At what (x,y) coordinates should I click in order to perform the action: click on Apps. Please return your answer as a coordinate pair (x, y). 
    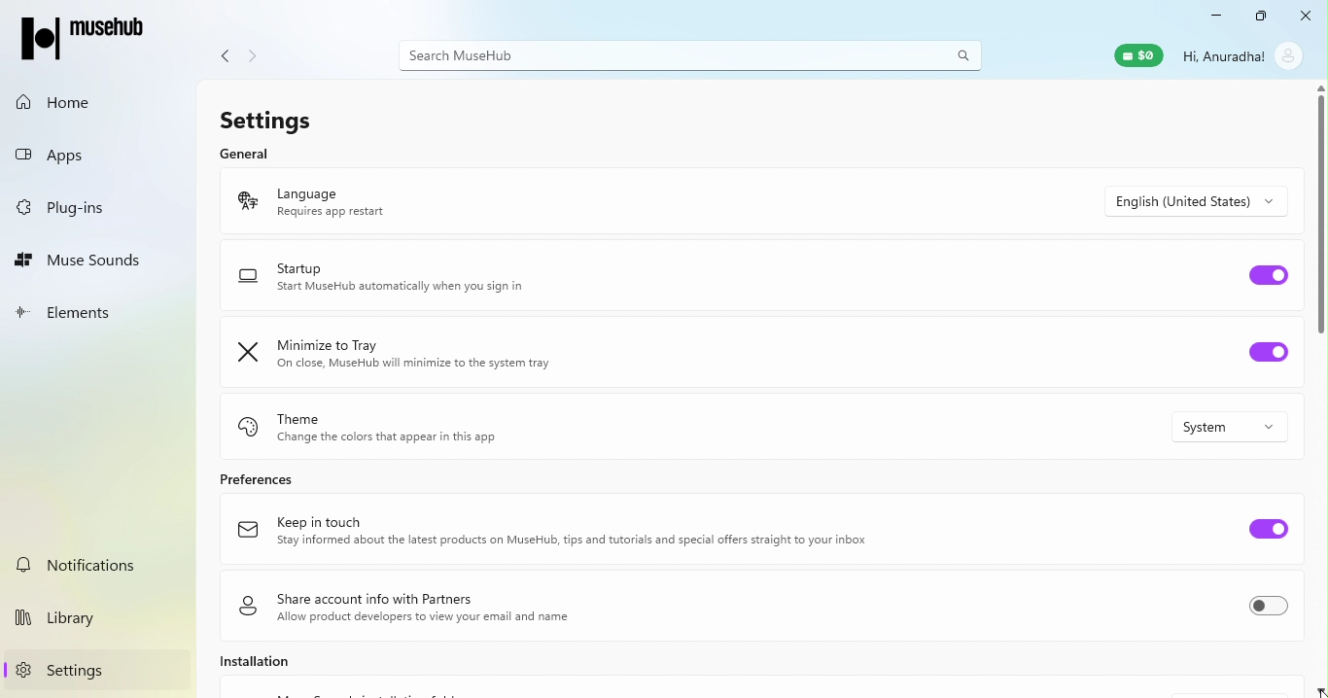
    Looking at the image, I should click on (81, 149).